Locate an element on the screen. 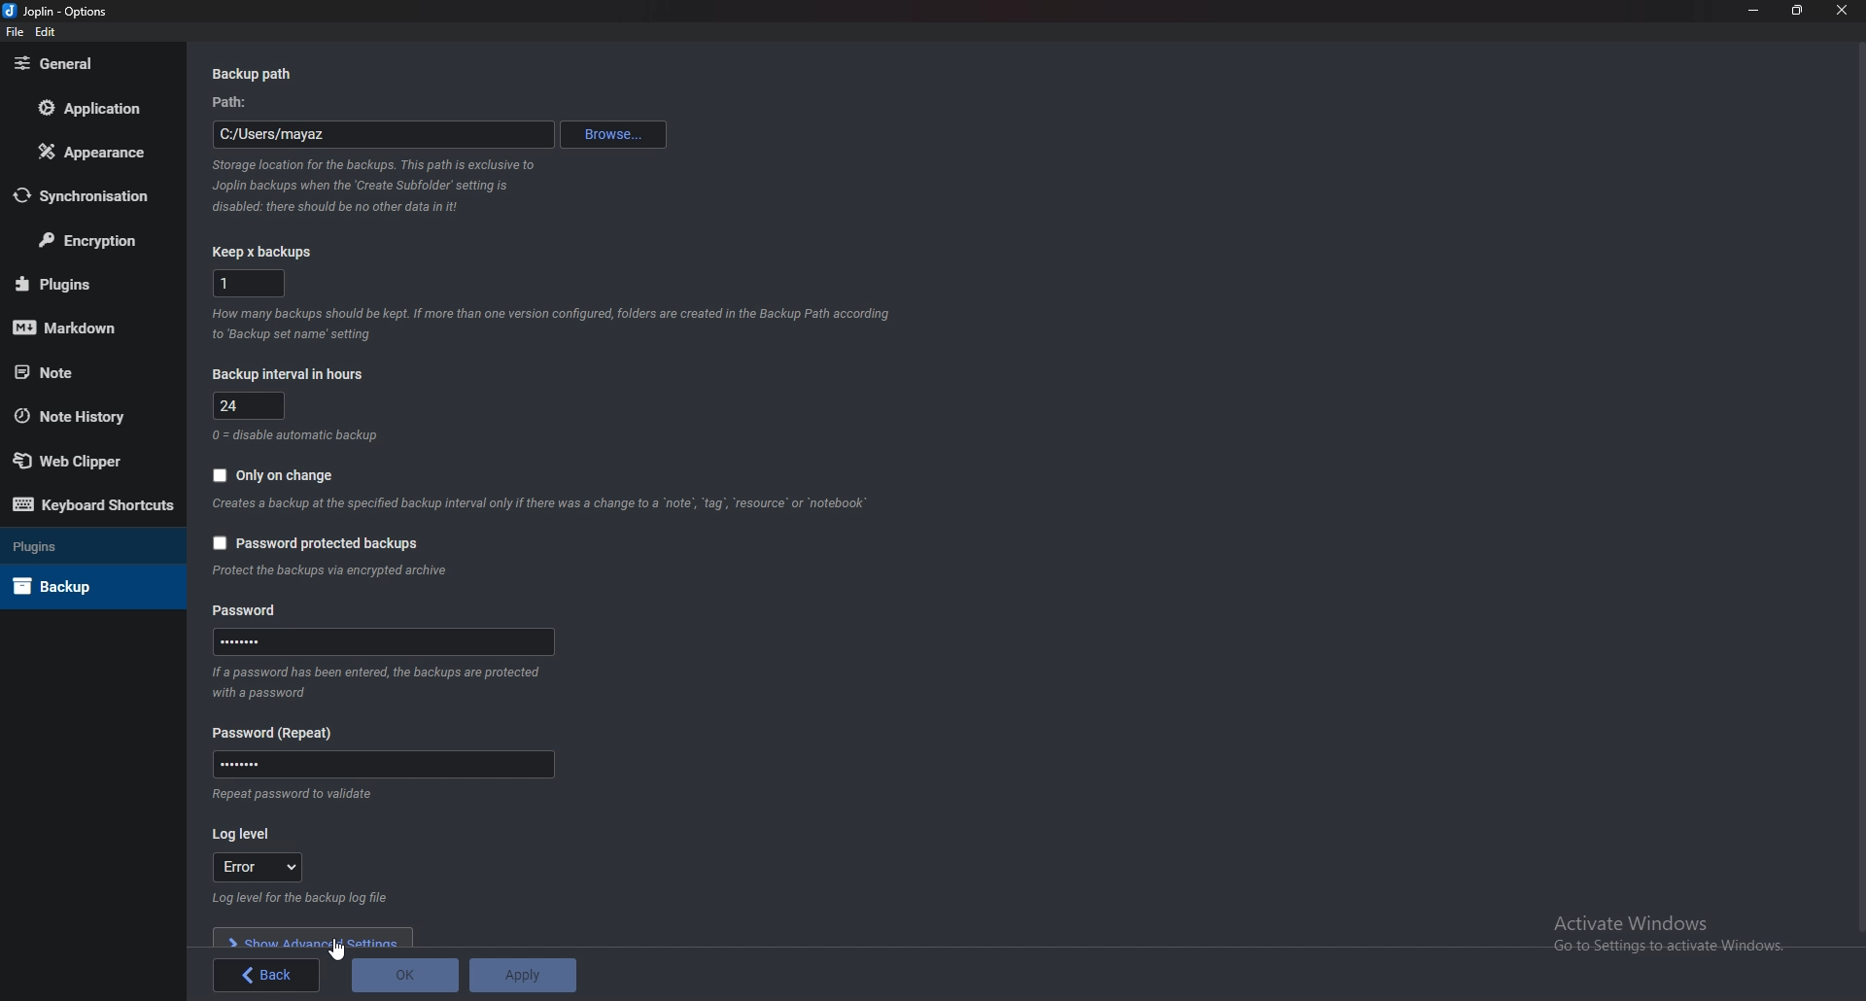  Info is located at coordinates (298, 900).